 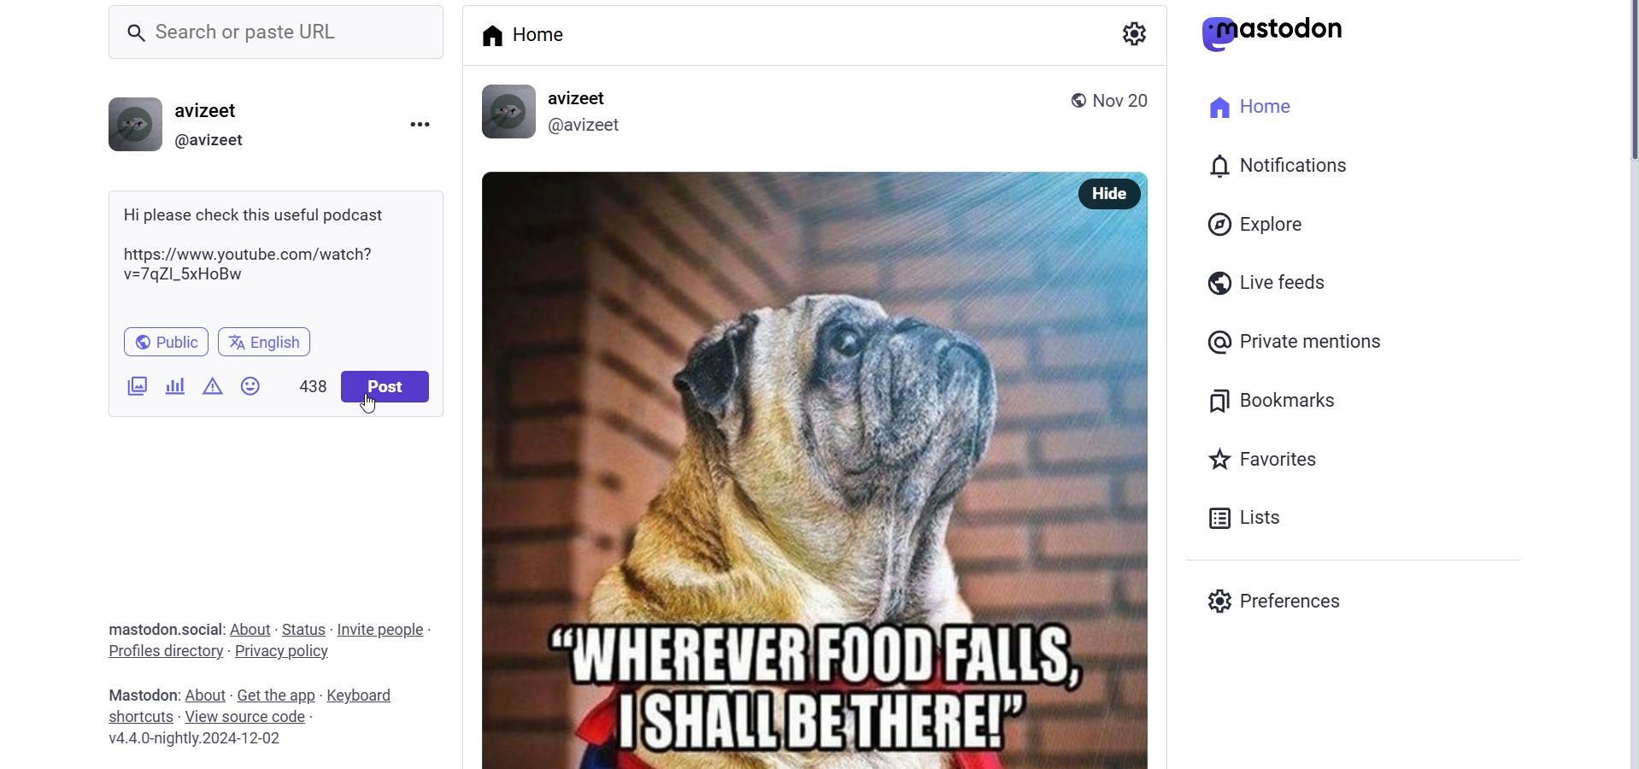 What do you see at coordinates (588, 126) in the screenshot?
I see `@avizeet` at bounding box center [588, 126].